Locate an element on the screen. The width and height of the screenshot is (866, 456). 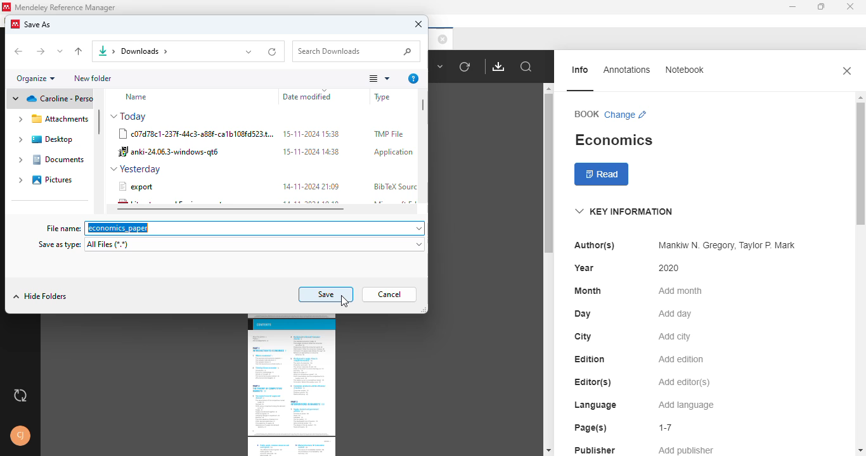
downloads is located at coordinates (141, 51).